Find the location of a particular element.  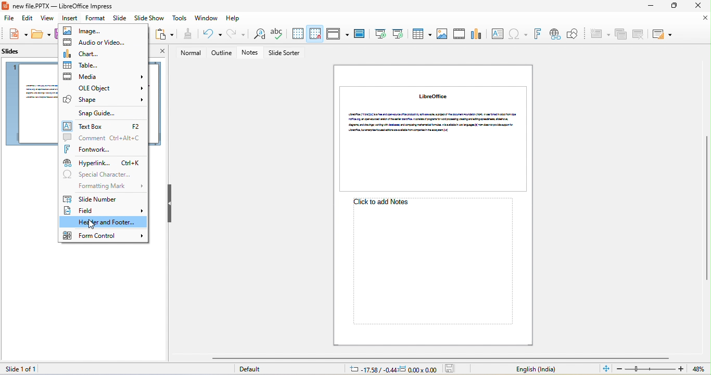

tools is located at coordinates (181, 19).